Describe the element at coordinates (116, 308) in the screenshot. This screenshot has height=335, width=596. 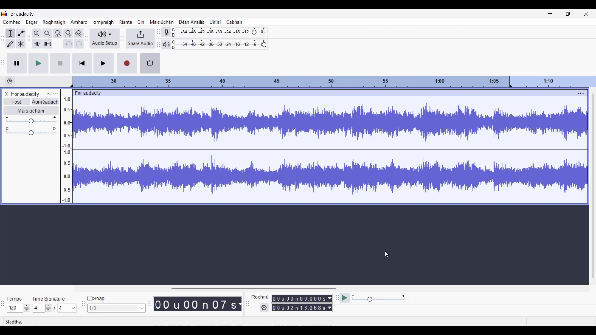
I see `1/8` at that location.